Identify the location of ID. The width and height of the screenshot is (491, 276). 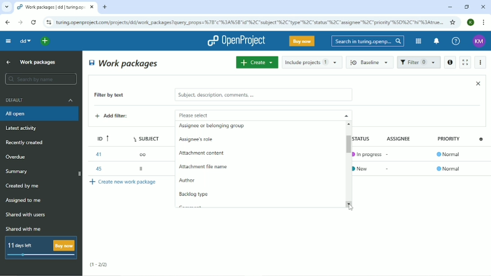
(100, 137).